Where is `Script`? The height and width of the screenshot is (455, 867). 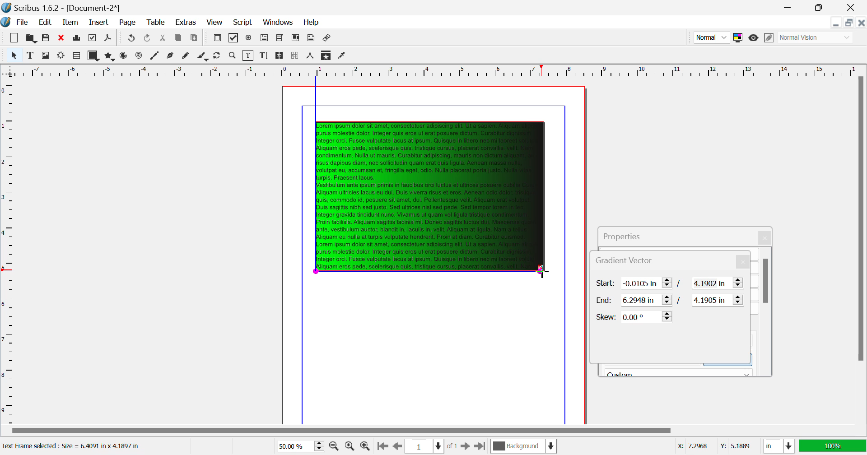
Script is located at coordinates (243, 22).